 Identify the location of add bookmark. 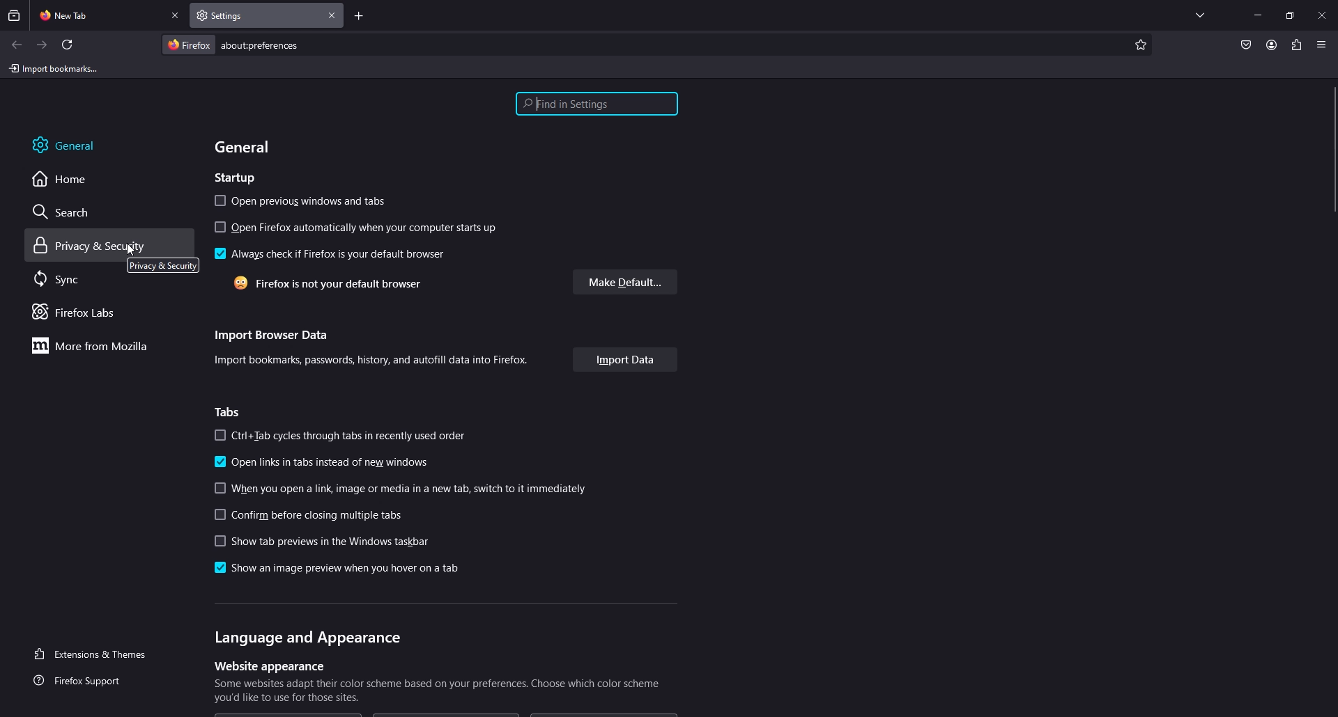
(1139, 45).